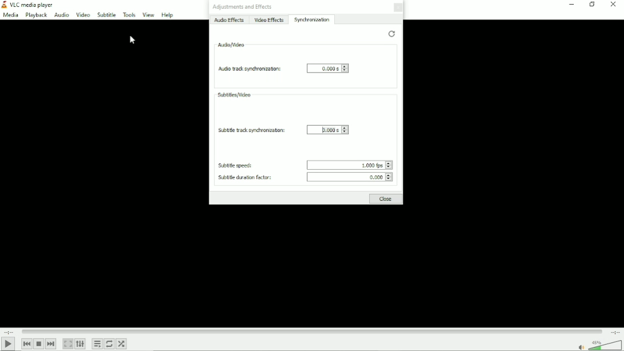  What do you see at coordinates (393, 34) in the screenshot?
I see `Restore` at bounding box center [393, 34].